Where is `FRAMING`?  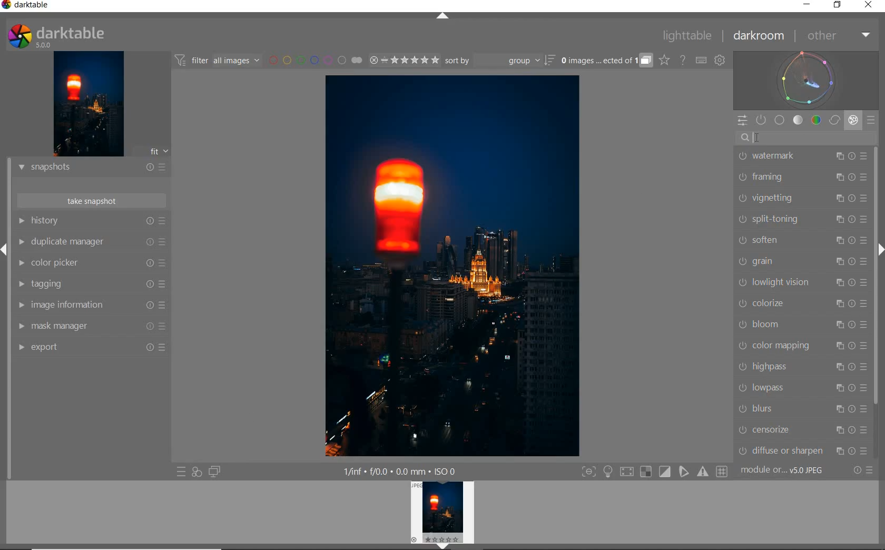 FRAMING is located at coordinates (771, 178).